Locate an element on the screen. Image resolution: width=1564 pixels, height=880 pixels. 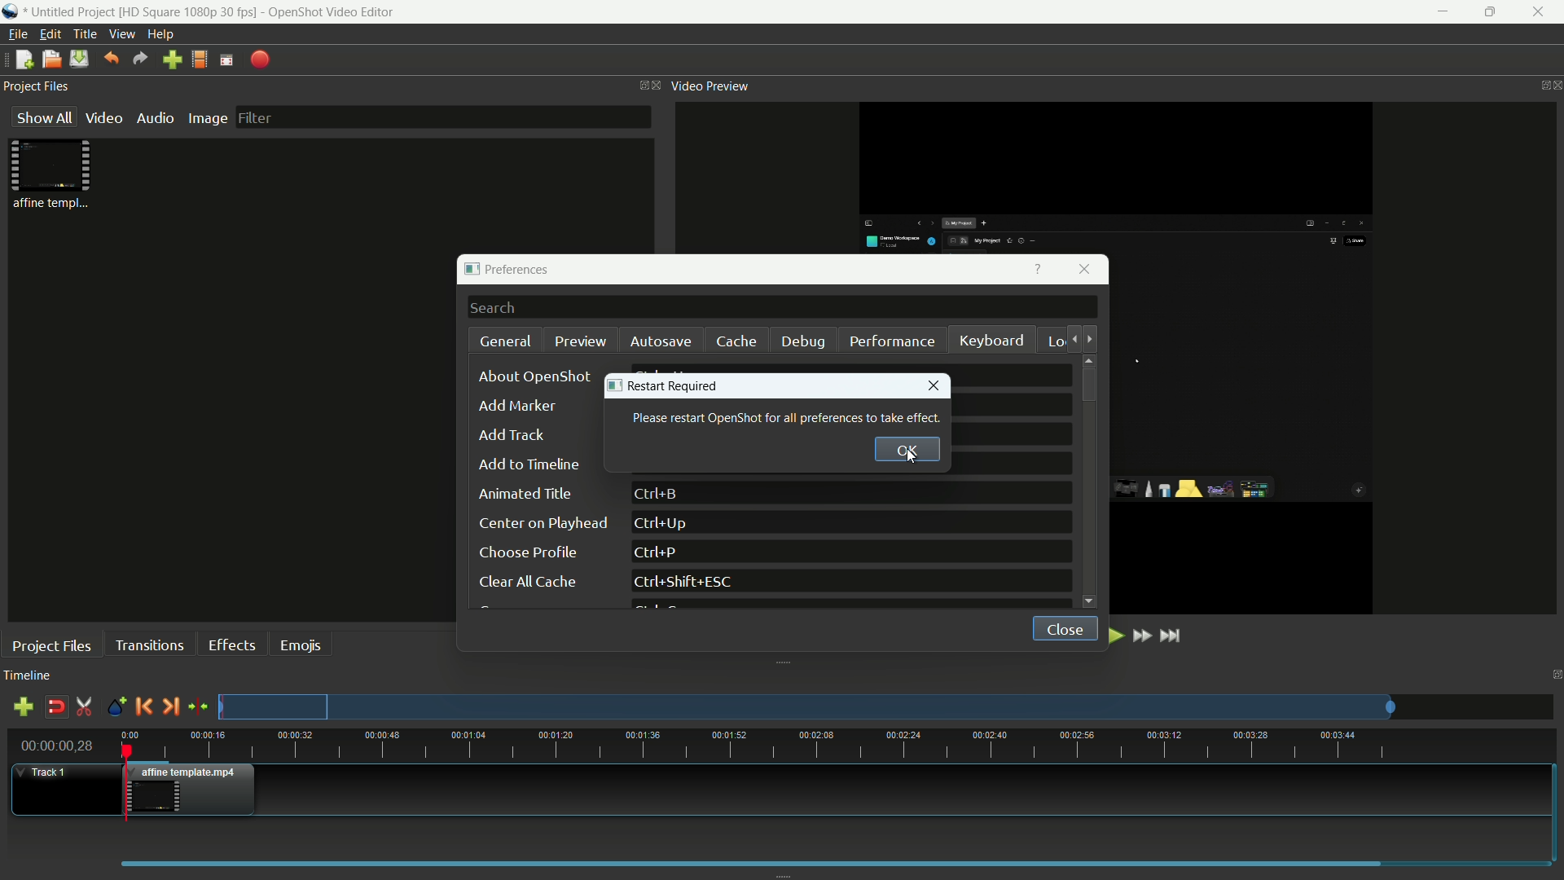
close app is located at coordinates (1541, 12).